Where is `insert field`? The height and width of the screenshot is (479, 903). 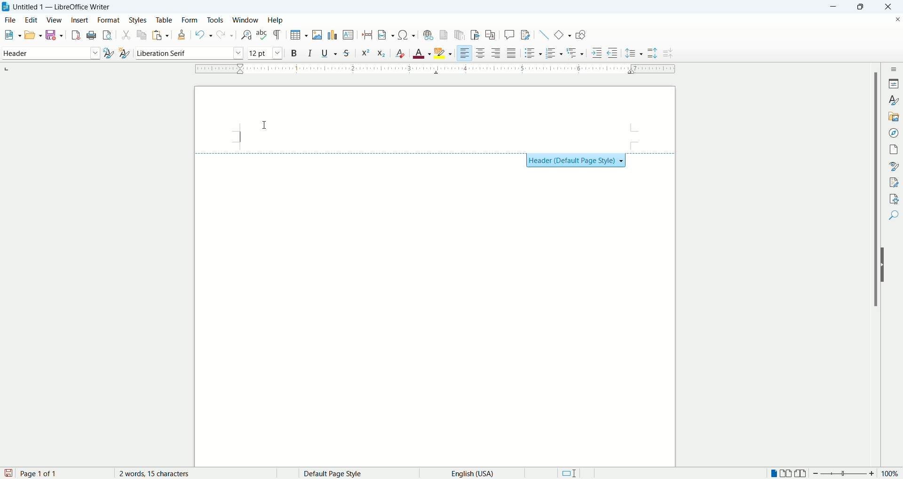 insert field is located at coordinates (386, 35).